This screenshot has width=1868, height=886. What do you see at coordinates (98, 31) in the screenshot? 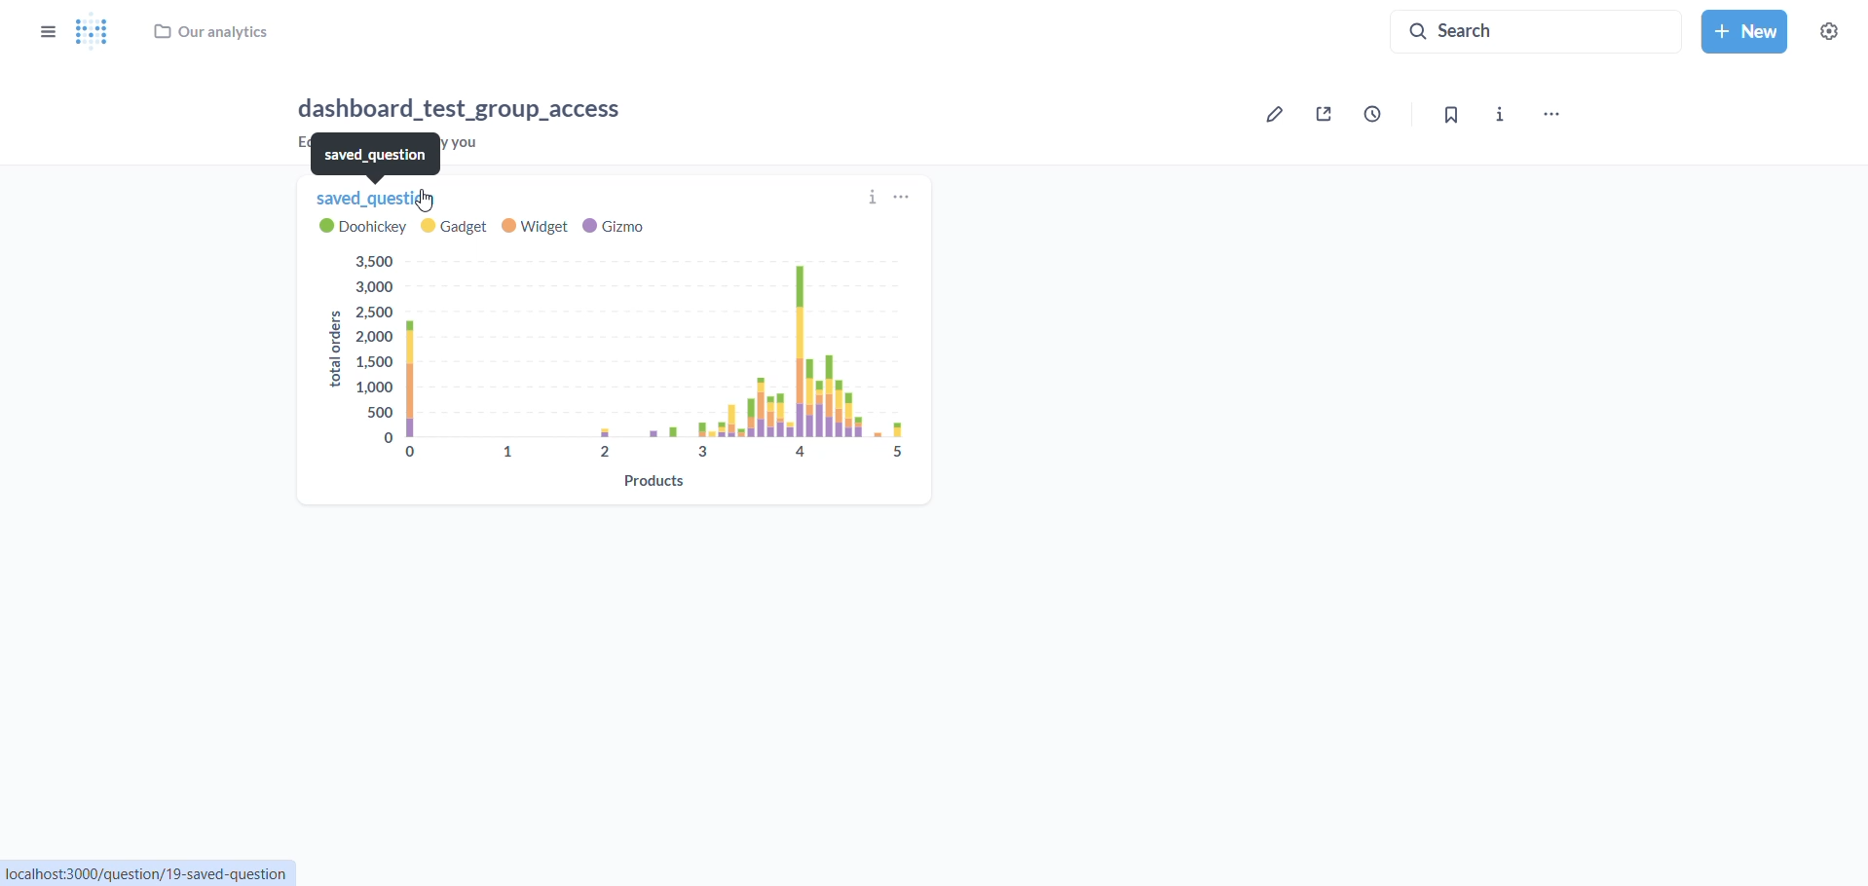
I see `metabase Logo` at bounding box center [98, 31].